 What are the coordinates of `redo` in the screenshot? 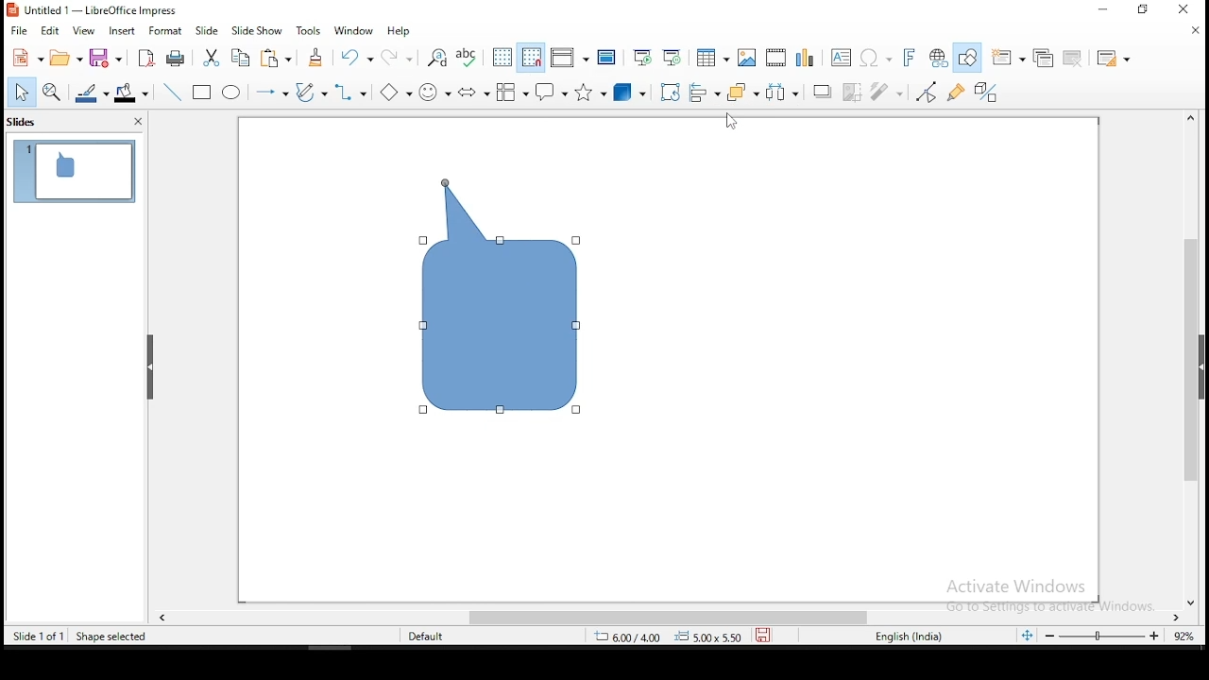 It's located at (401, 58).